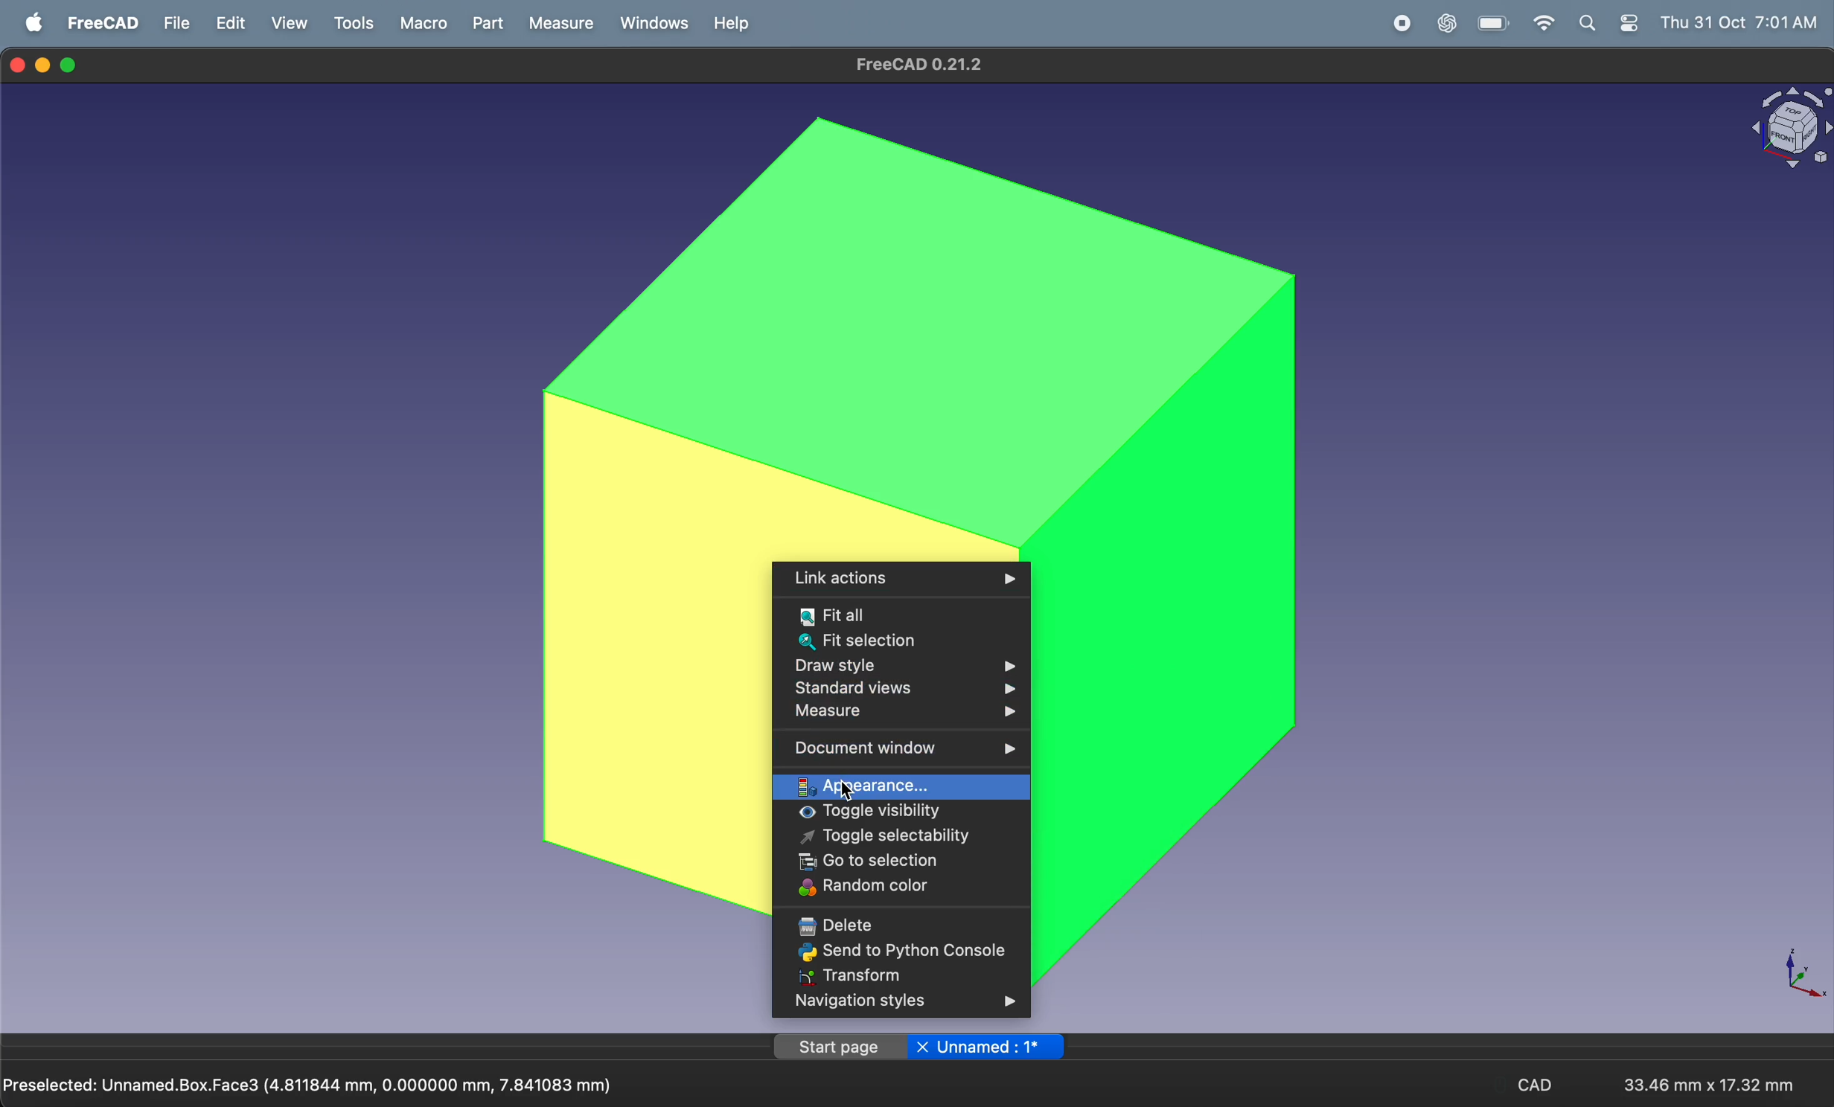 The width and height of the screenshot is (1834, 1107). Describe the element at coordinates (1538, 24) in the screenshot. I see `wifi` at that location.